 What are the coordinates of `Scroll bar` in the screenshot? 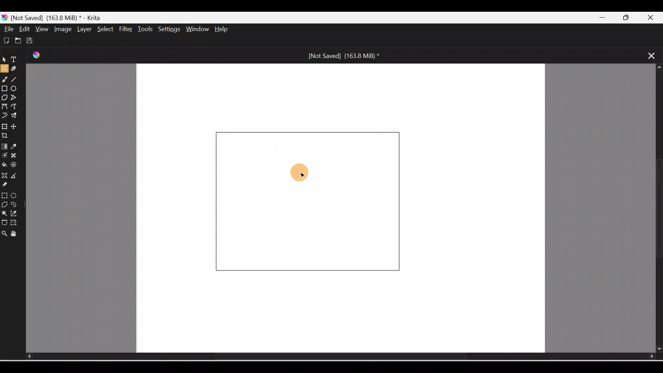 It's located at (330, 357).